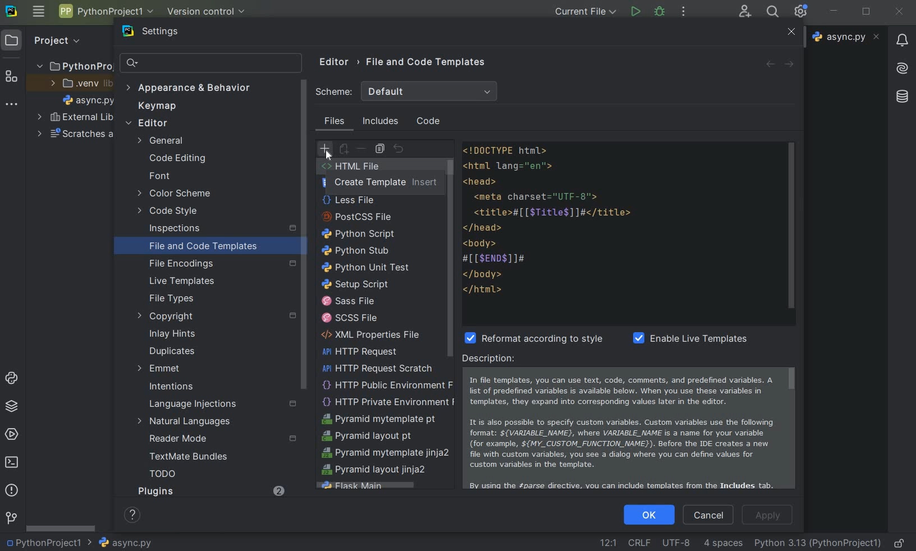 This screenshot has height=551, width=916. I want to click on color scheme, so click(182, 193).